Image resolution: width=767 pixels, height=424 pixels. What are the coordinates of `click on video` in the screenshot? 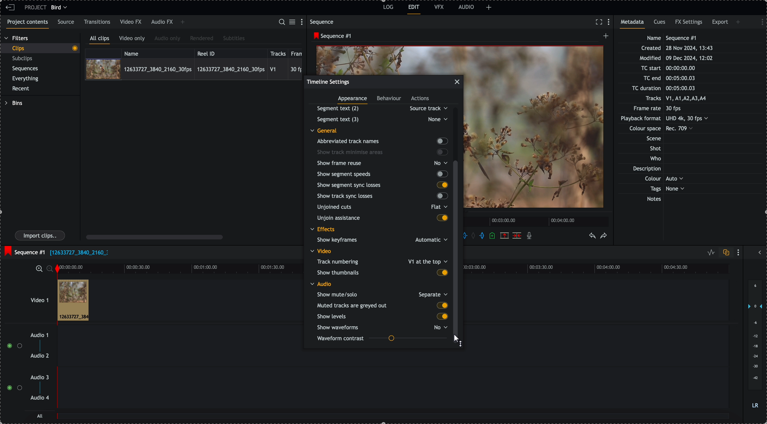 It's located at (194, 69).